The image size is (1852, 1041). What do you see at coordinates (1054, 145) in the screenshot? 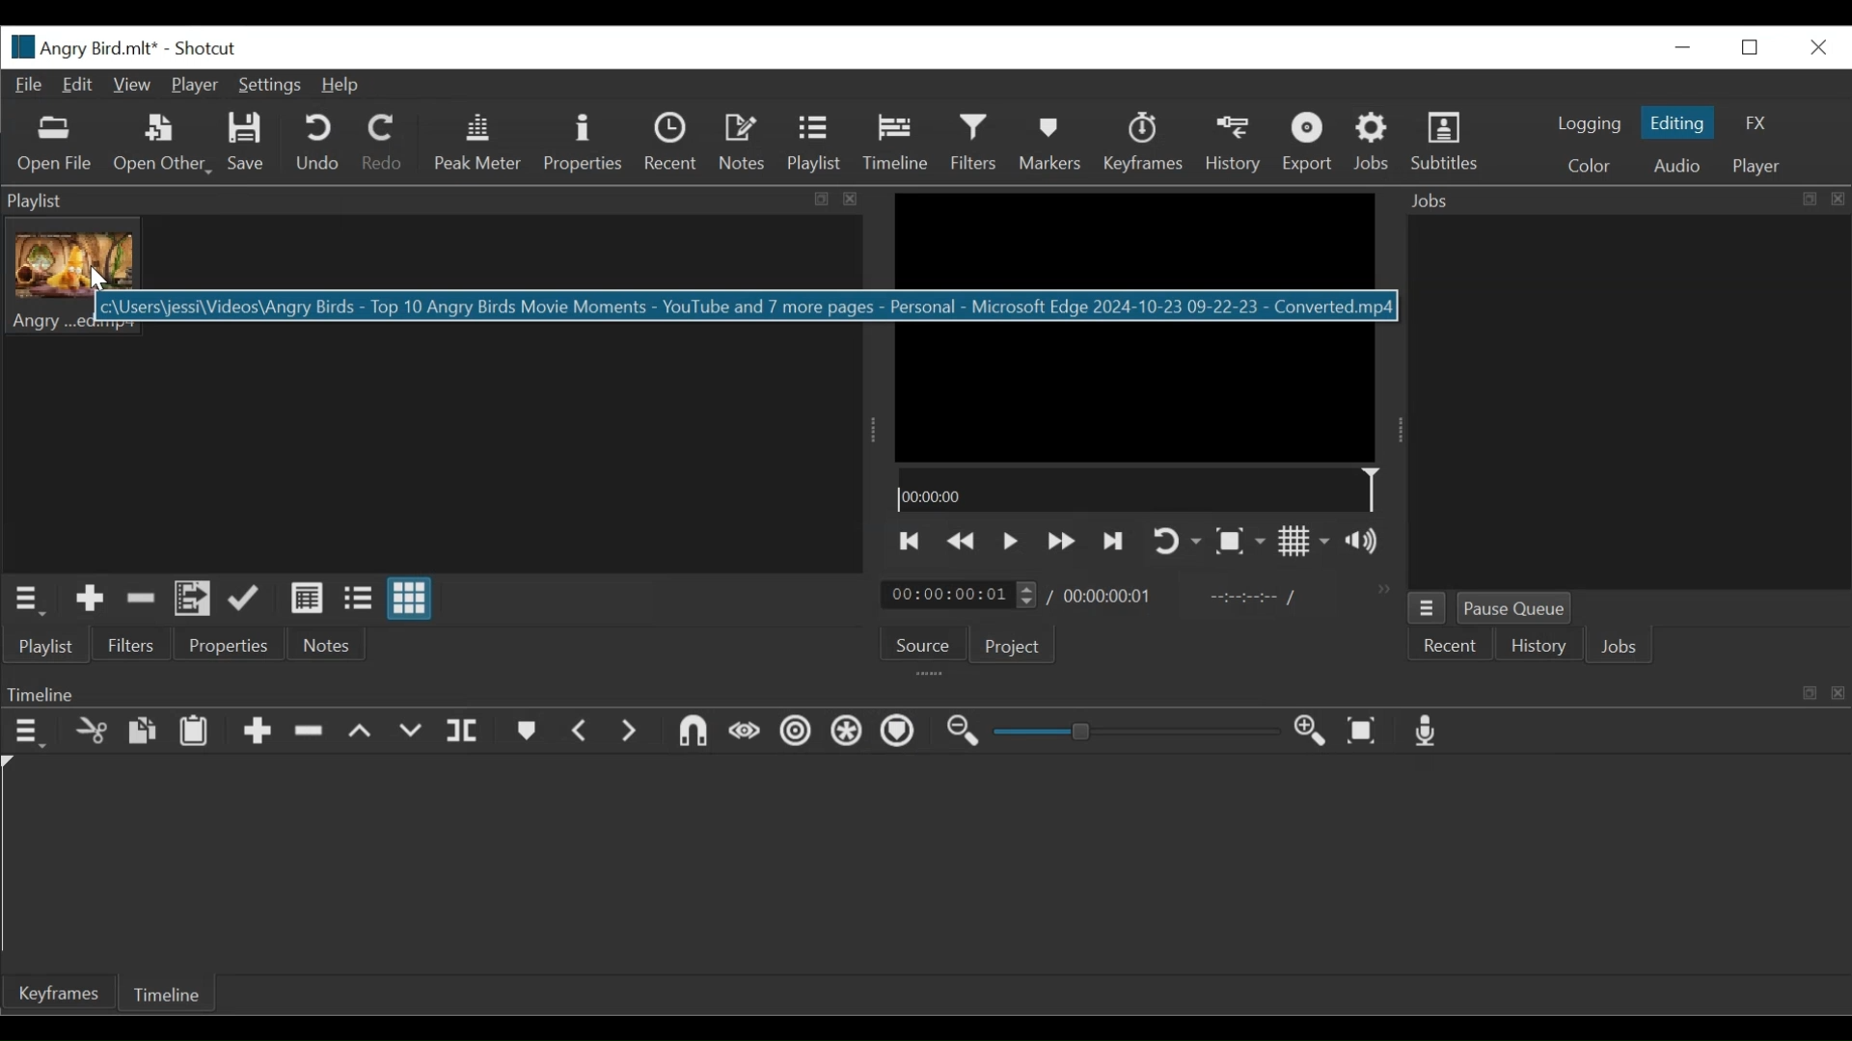
I see `Markers` at bounding box center [1054, 145].